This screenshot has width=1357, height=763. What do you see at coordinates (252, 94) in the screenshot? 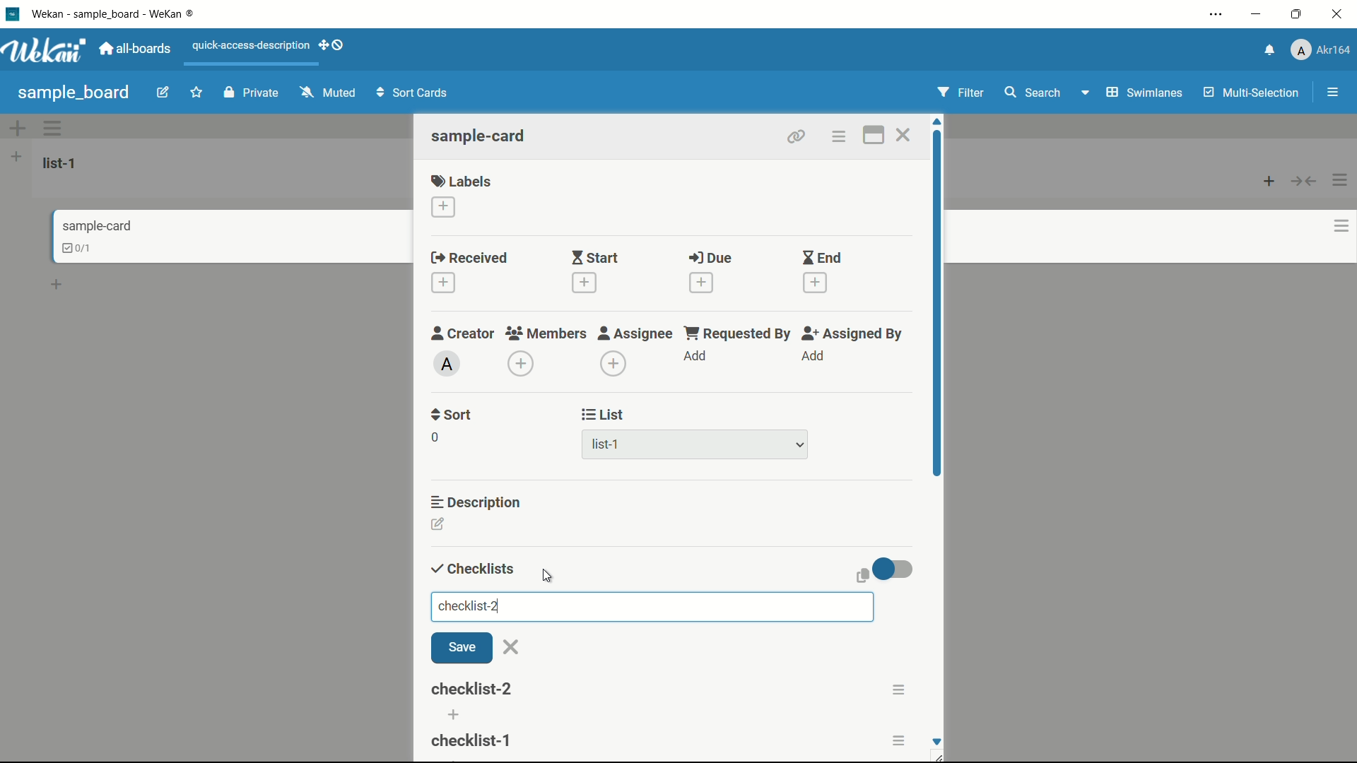
I see `private` at bounding box center [252, 94].